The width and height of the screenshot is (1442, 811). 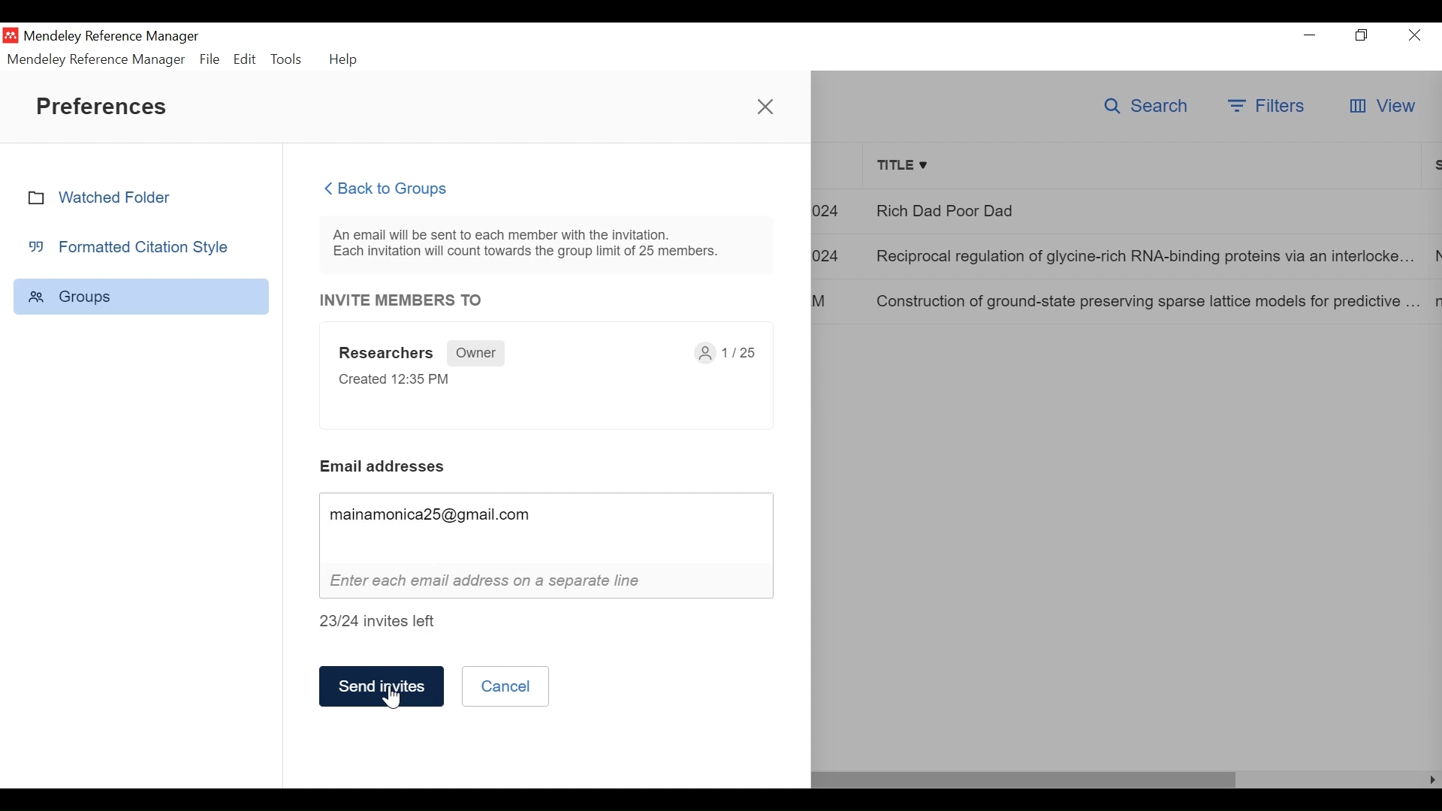 I want to click on Tools, so click(x=288, y=59).